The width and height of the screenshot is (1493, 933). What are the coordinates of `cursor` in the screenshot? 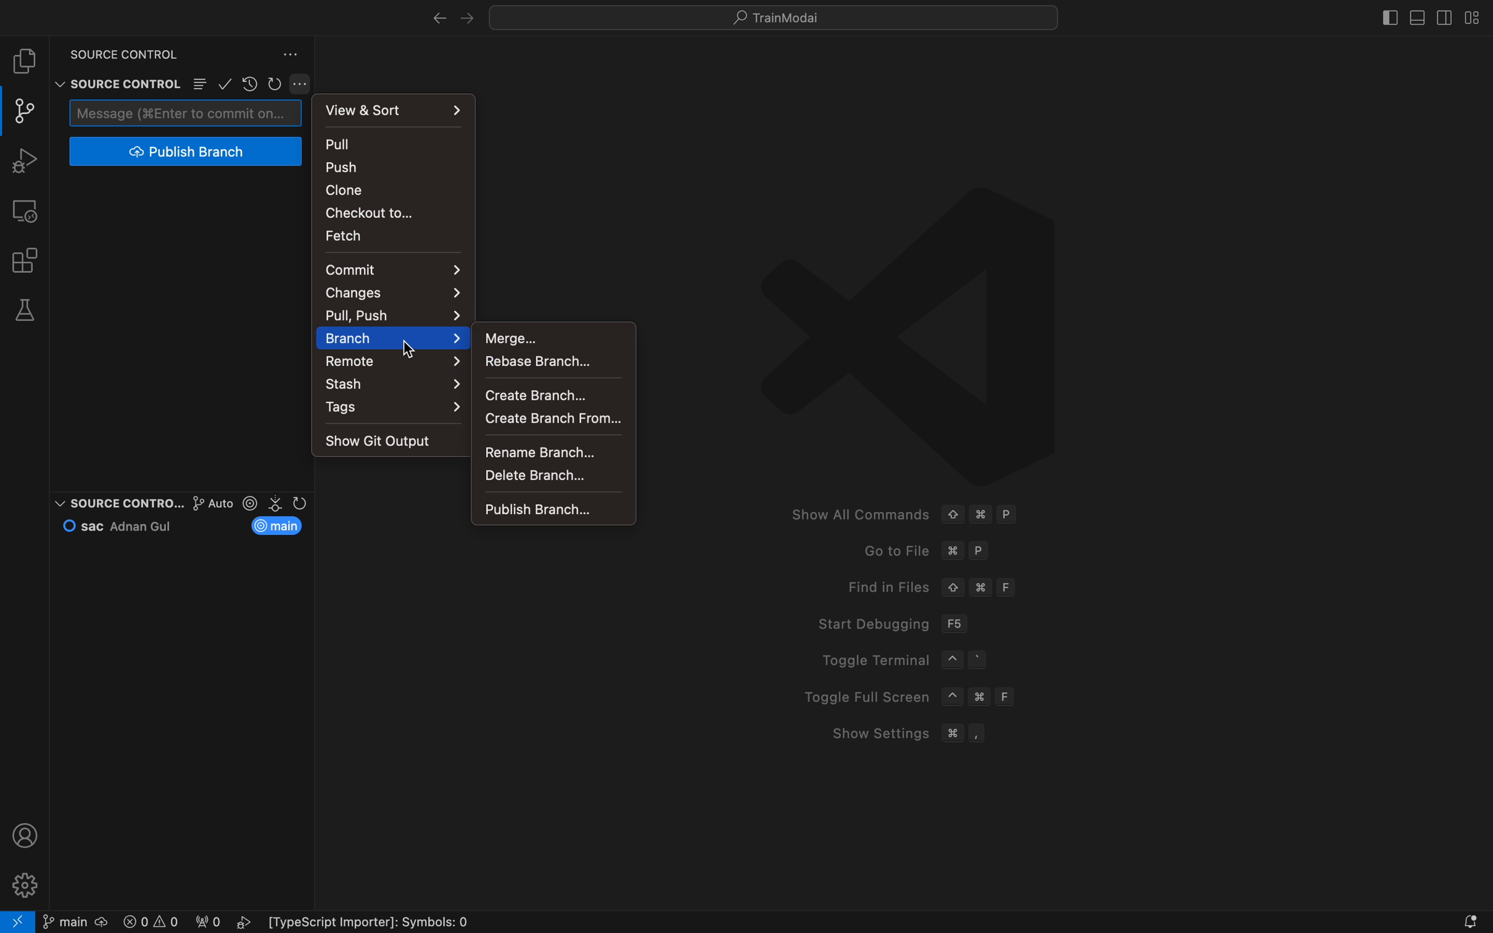 It's located at (411, 352).